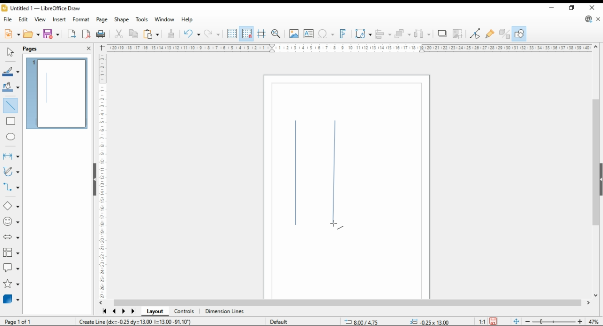 This screenshot has height=326, width=603. Describe the element at coordinates (588, 19) in the screenshot. I see `libreoffice update` at that location.